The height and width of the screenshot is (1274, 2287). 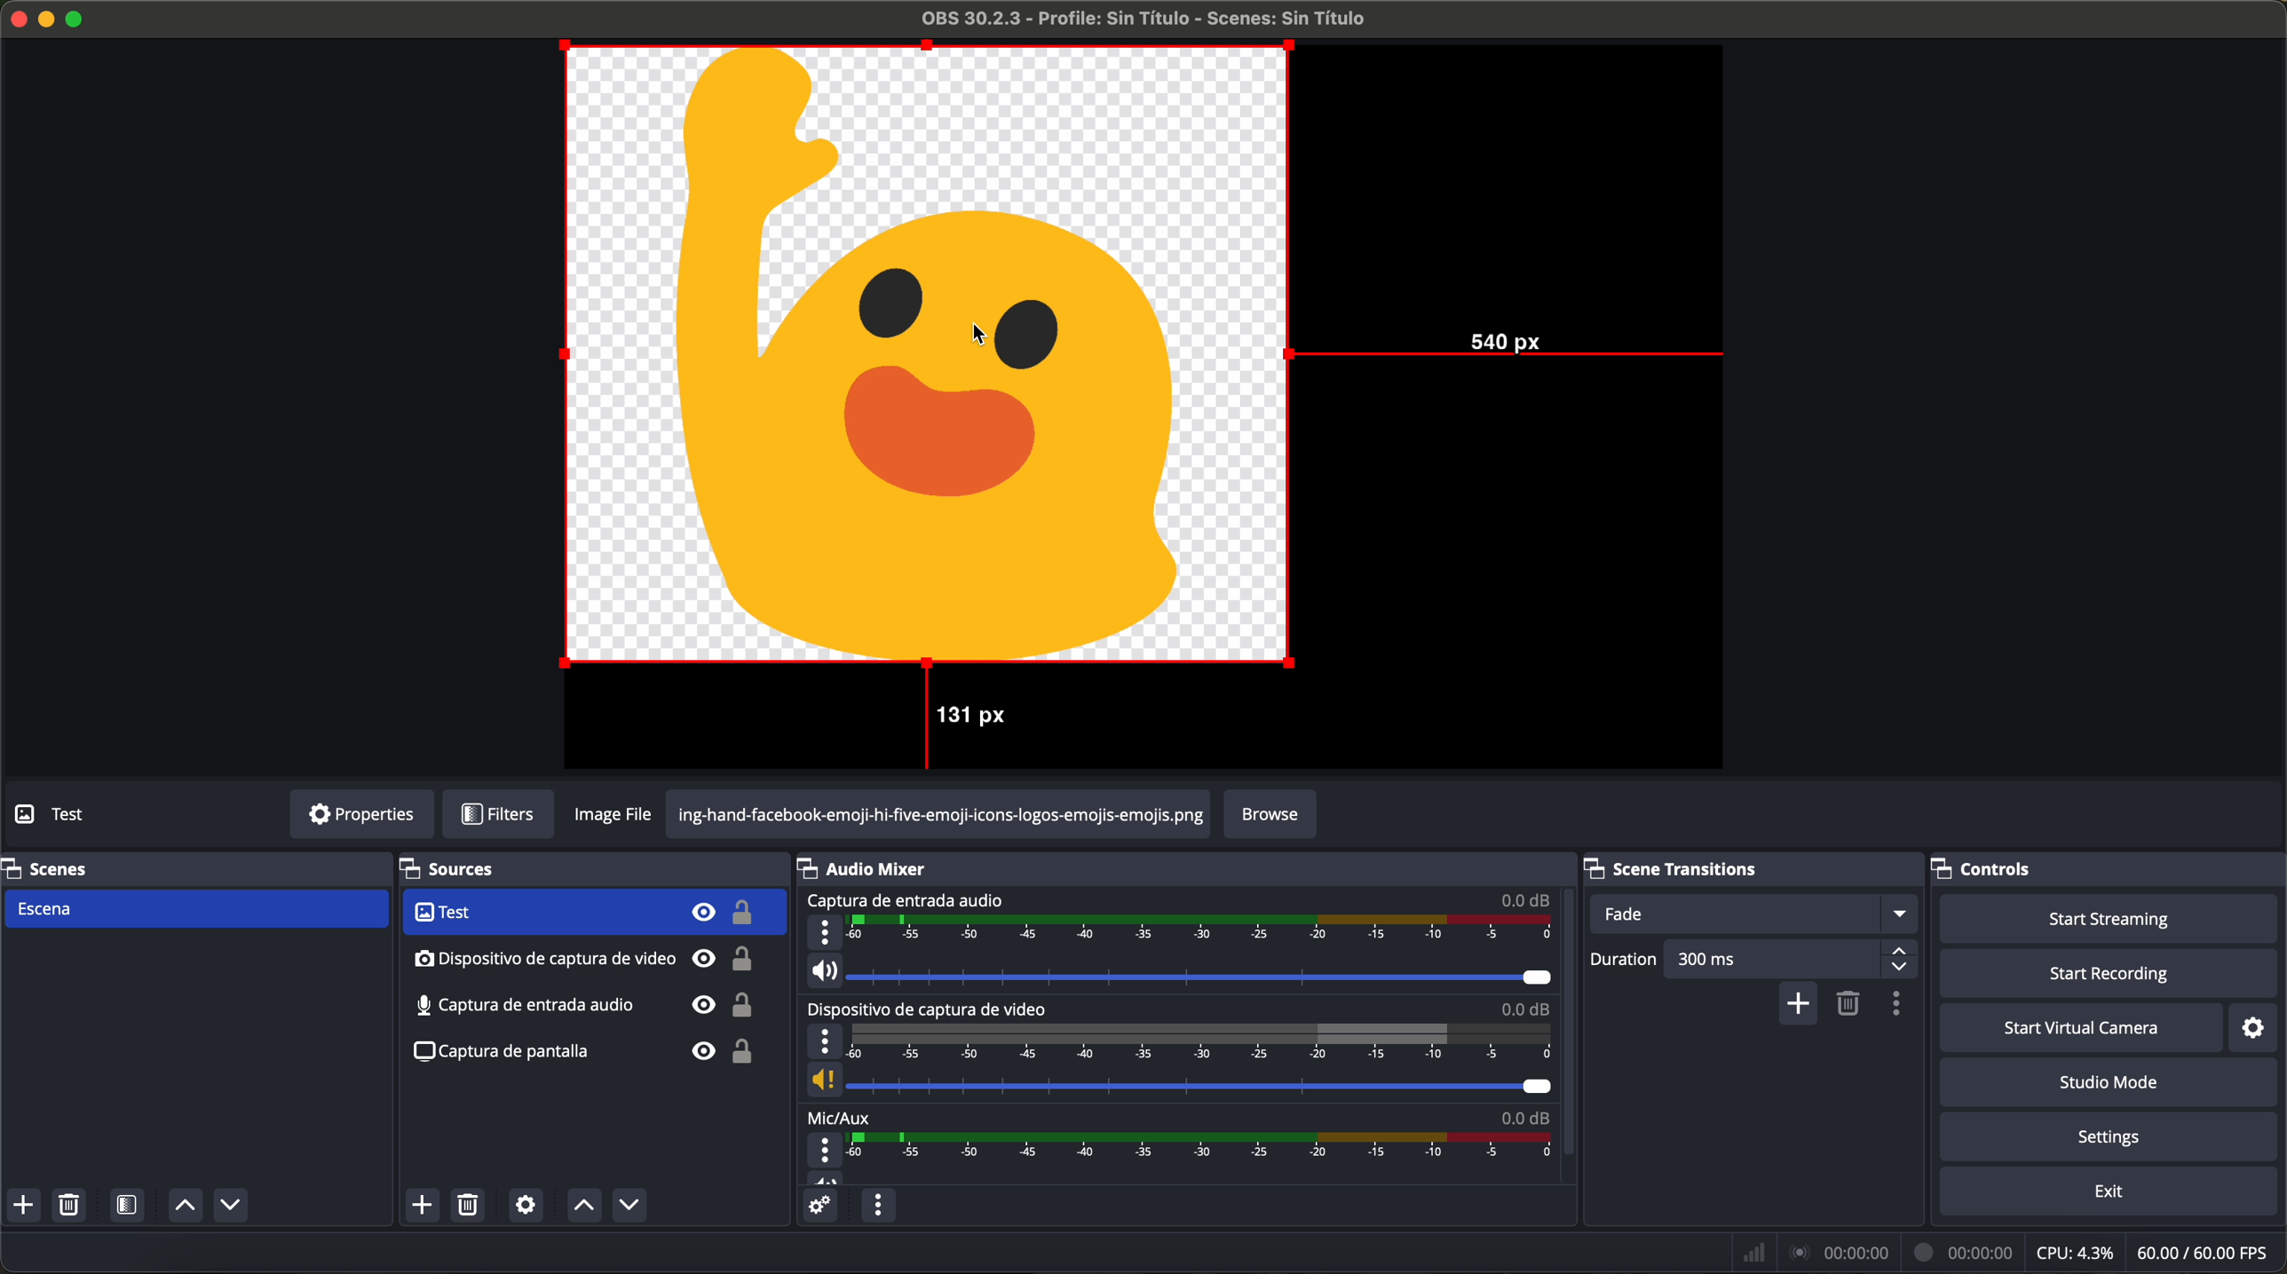 What do you see at coordinates (1800, 1005) in the screenshot?
I see `add configurable transition` at bounding box center [1800, 1005].